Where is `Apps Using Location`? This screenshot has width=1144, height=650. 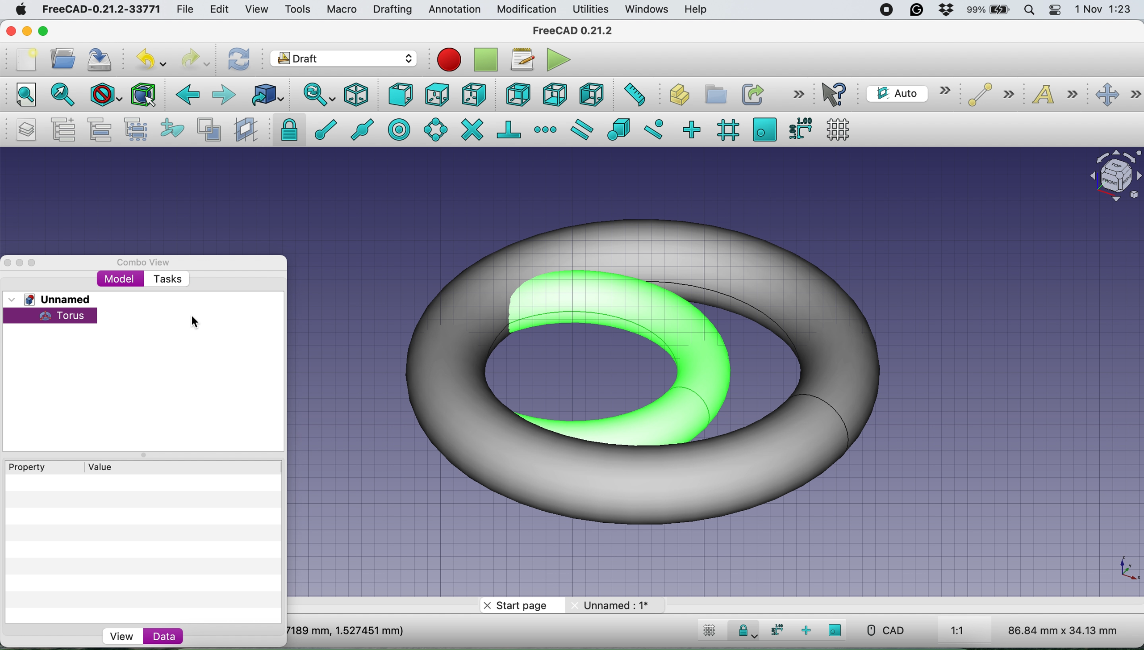
Apps Using Location is located at coordinates (858, 11).